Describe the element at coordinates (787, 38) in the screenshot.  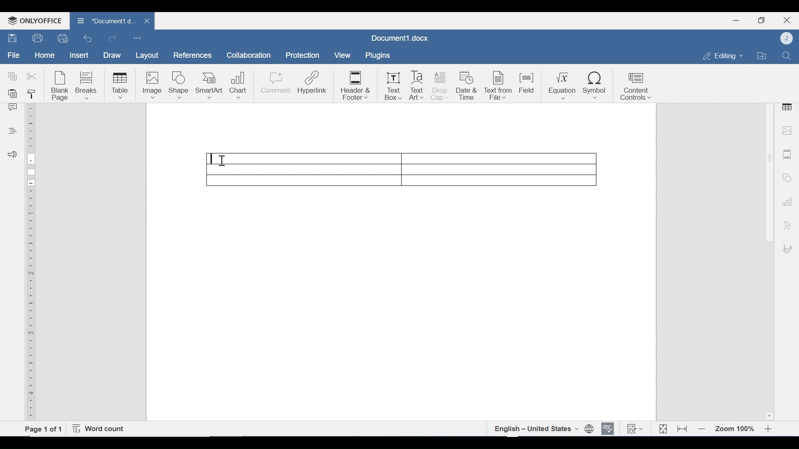
I see `User` at that location.